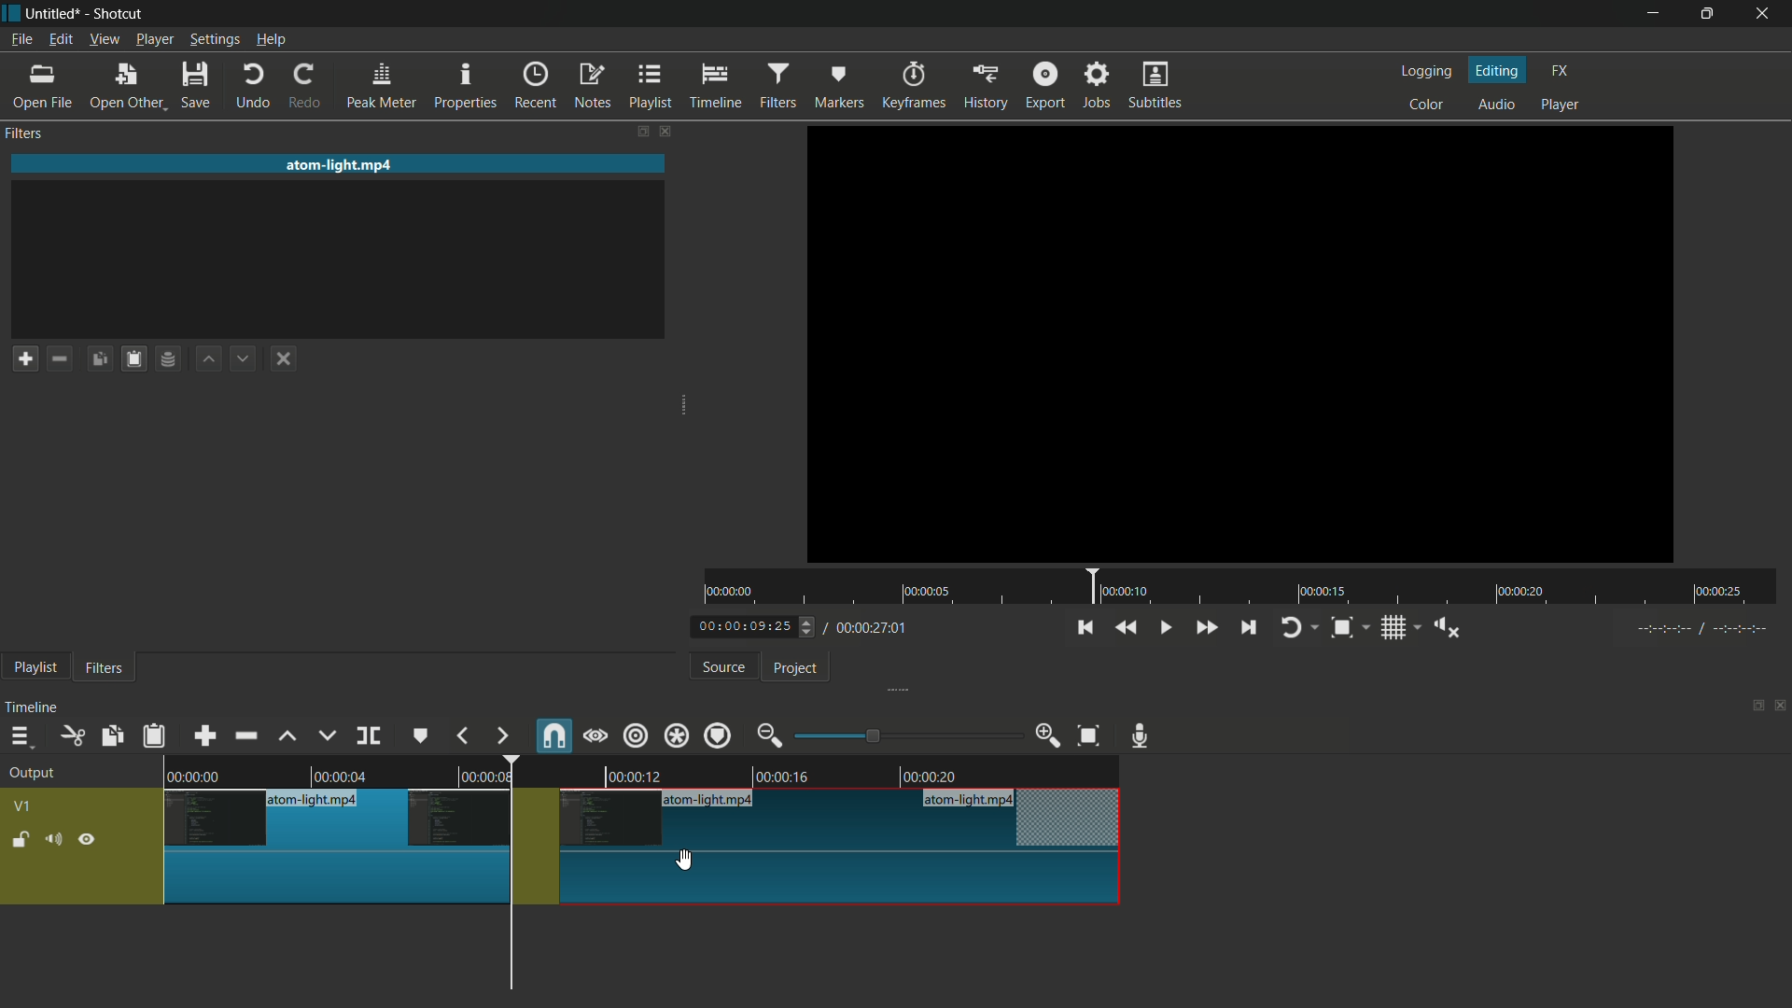 This screenshot has height=1008, width=1792. Describe the element at coordinates (104, 357) in the screenshot. I see `copy checked filters` at that location.